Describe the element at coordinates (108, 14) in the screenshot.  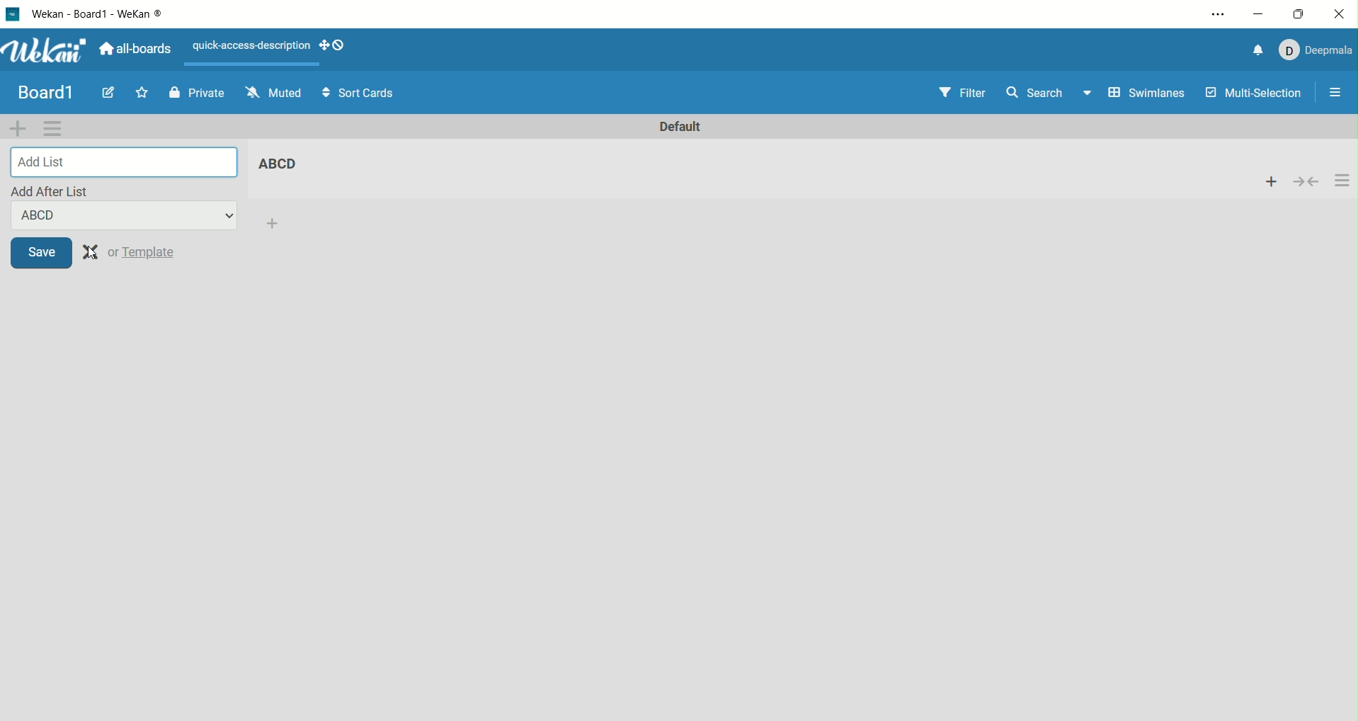
I see `wekan-wekan` at that location.